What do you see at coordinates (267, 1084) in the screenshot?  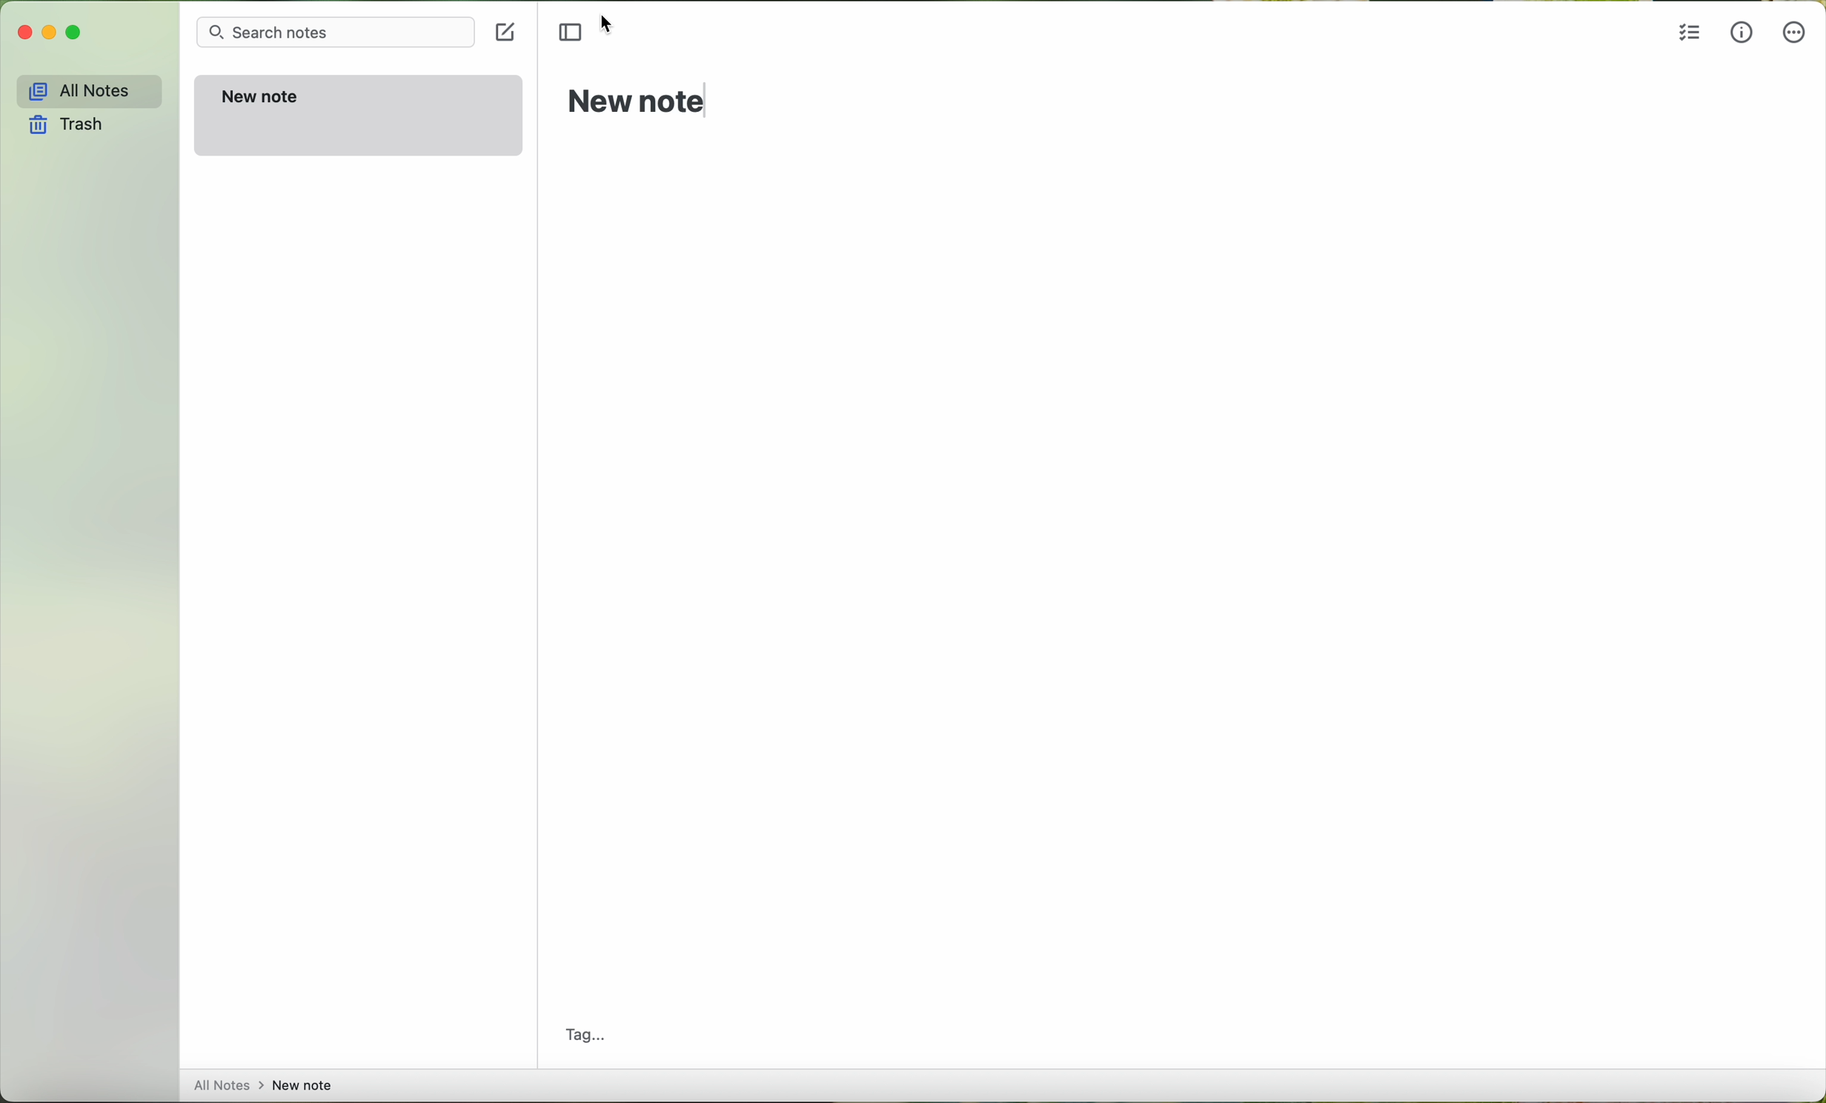 I see `all notes > new note...` at bounding box center [267, 1084].